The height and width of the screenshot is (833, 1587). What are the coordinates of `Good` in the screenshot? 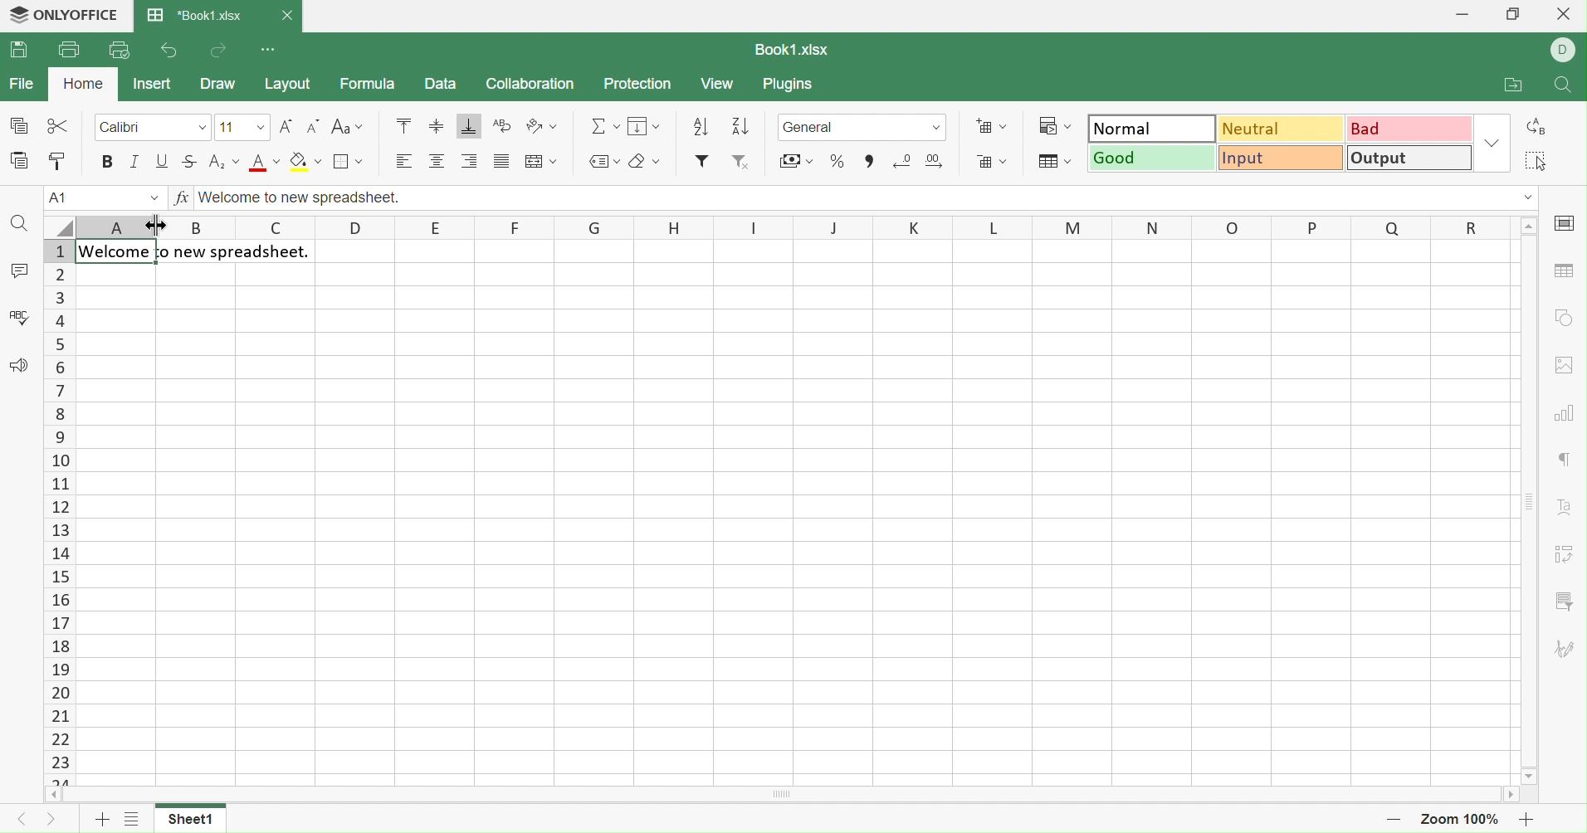 It's located at (1153, 158).